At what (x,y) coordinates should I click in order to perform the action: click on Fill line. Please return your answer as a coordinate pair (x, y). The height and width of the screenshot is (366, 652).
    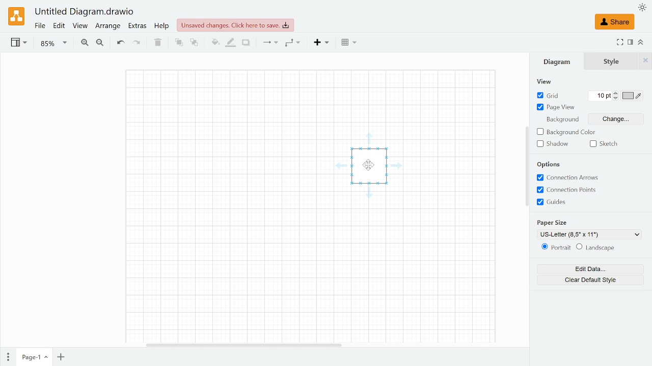
    Looking at the image, I should click on (231, 43).